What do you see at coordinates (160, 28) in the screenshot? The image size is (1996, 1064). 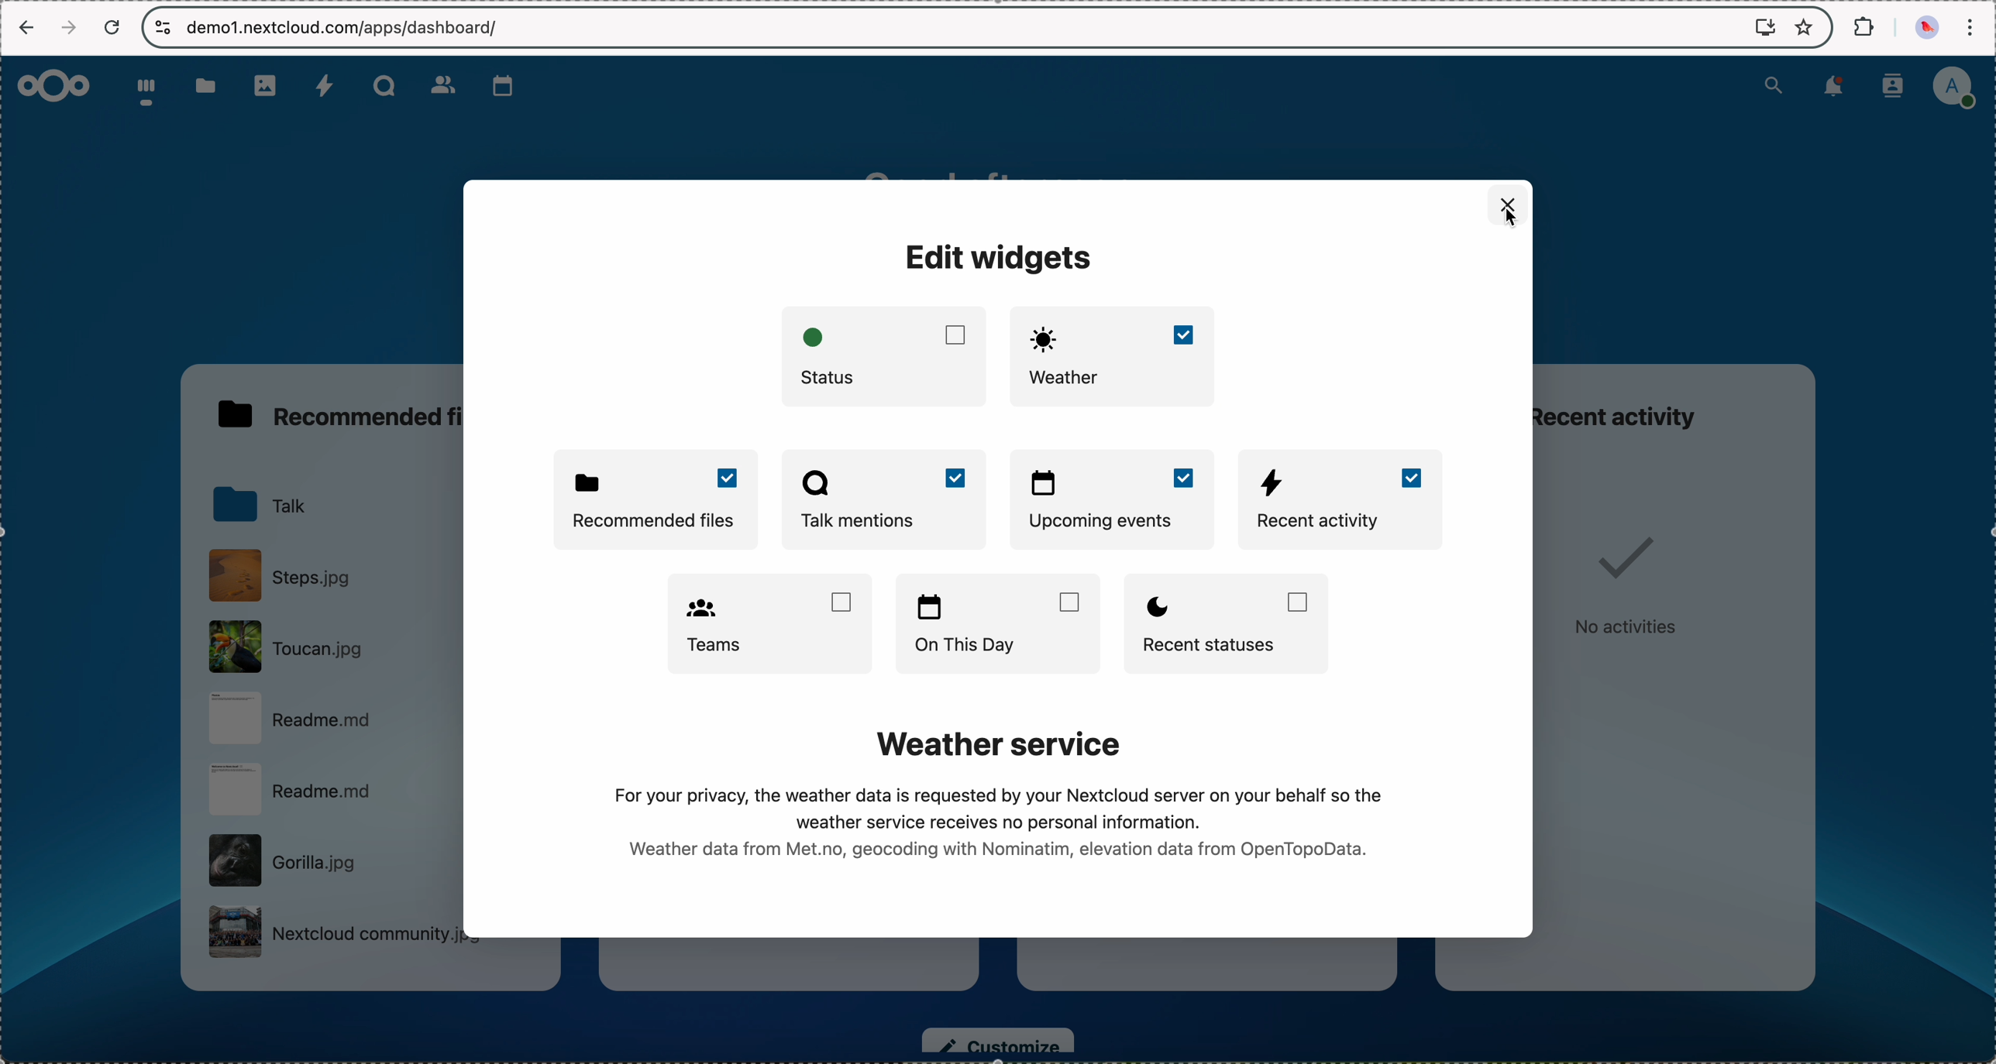 I see `controls` at bounding box center [160, 28].